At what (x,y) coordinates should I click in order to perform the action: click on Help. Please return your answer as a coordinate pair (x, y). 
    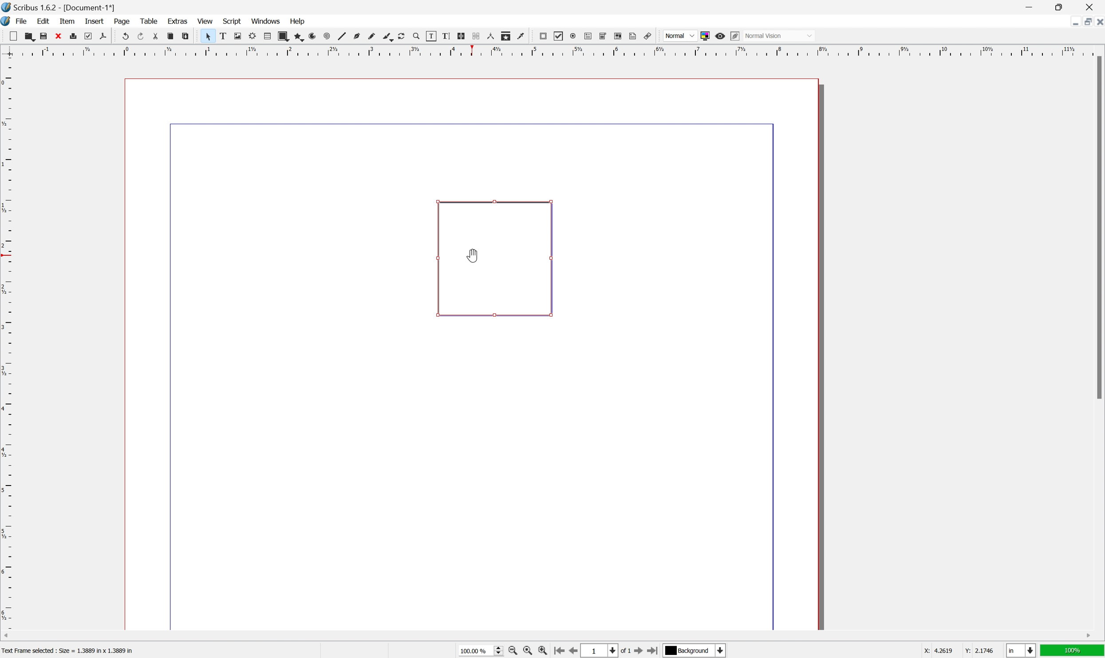
    Looking at the image, I should click on (299, 22).